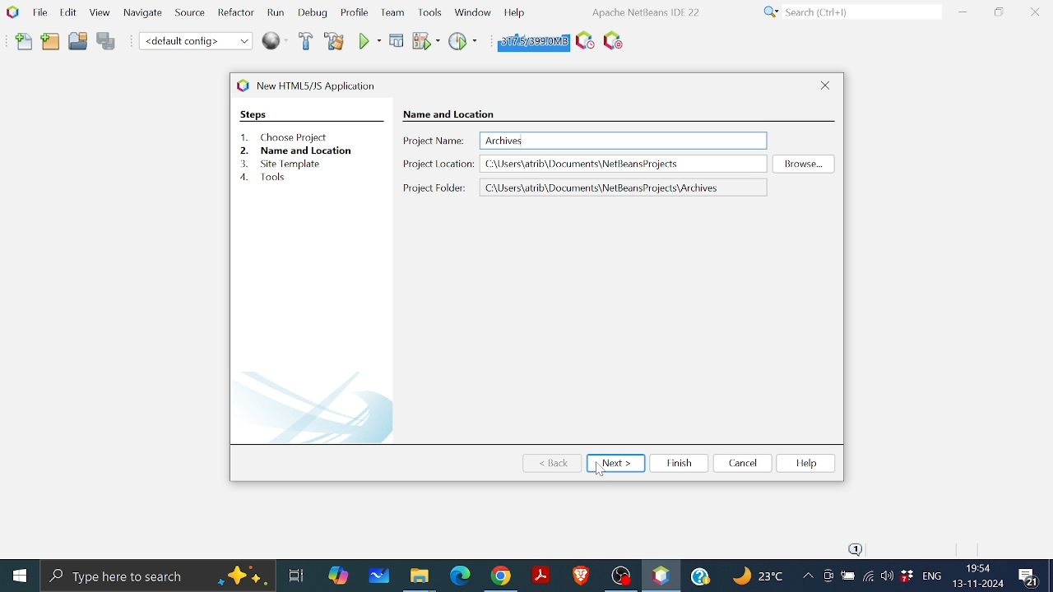  Describe the element at coordinates (741, 463) in the screenshot. I see `Cancel` at that location.